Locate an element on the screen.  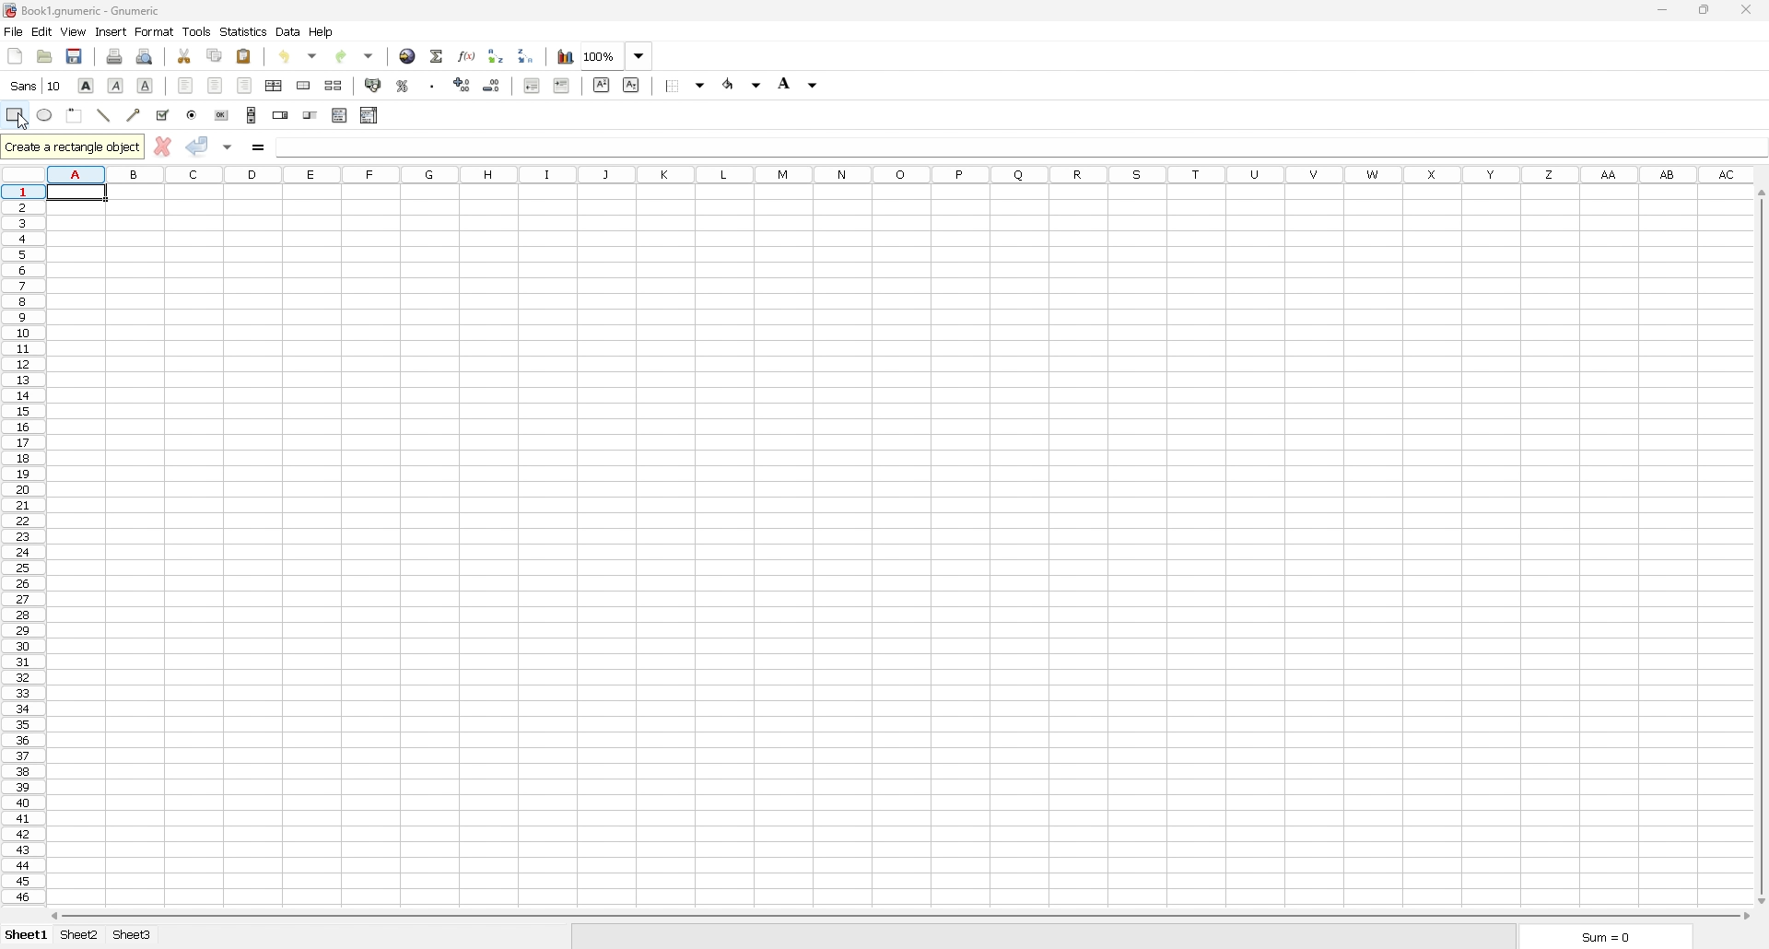
subscript is located at coordinates (632, 84).